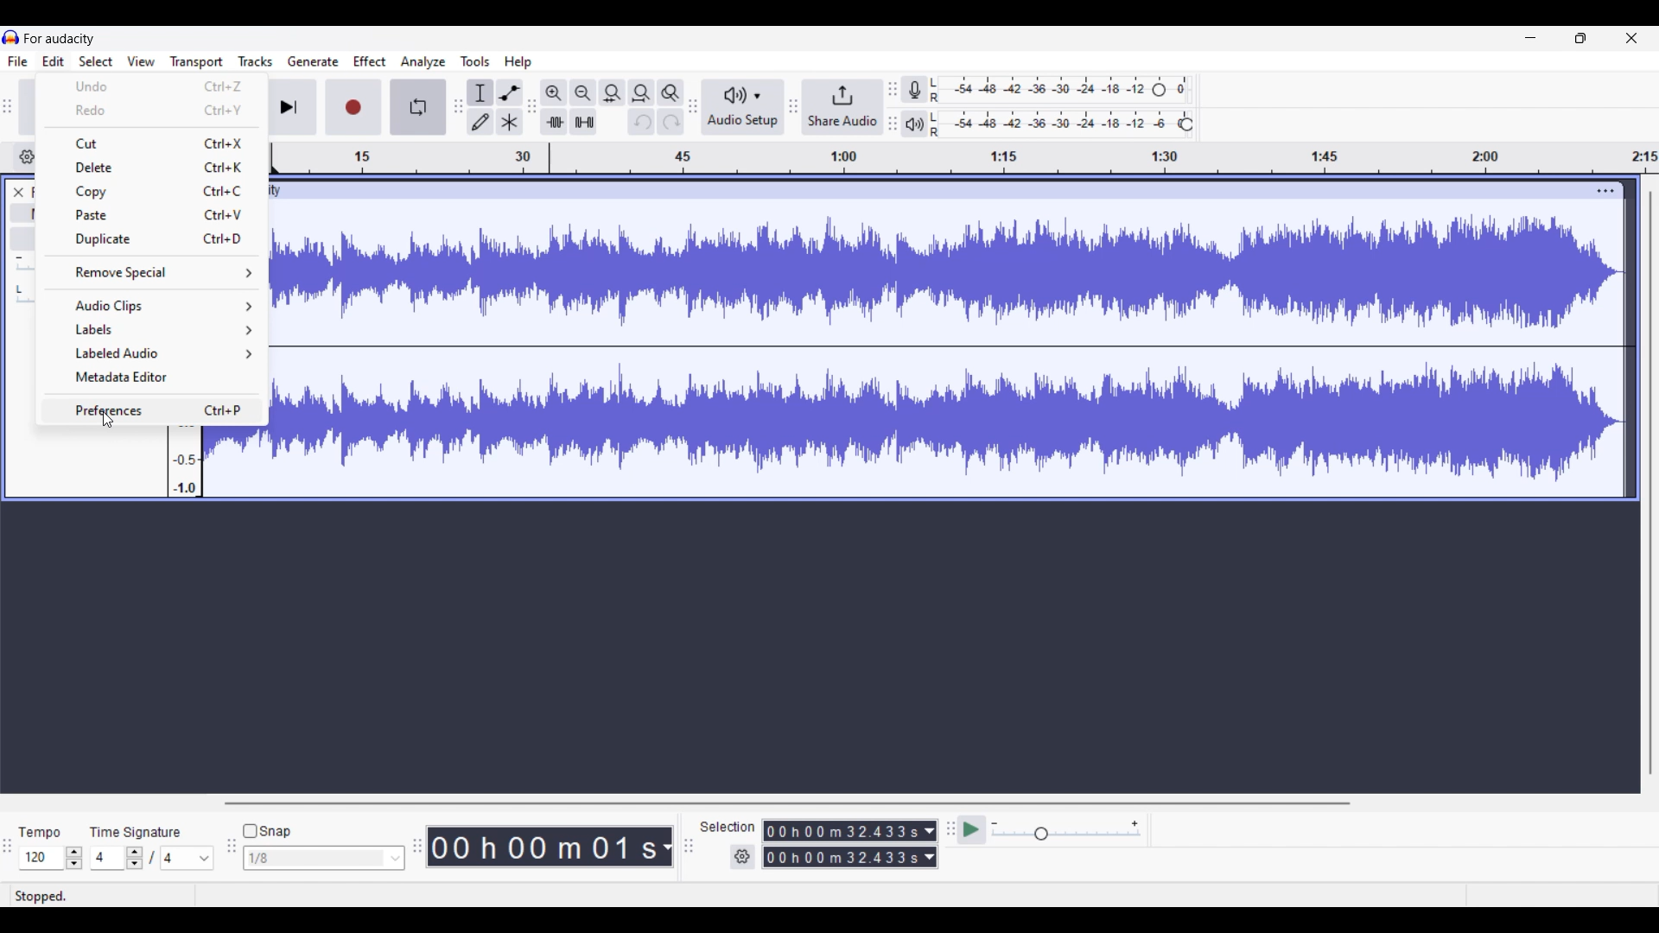 This screenshot has height=933, width=1659. I want to click on Redo, so click(671, 121).